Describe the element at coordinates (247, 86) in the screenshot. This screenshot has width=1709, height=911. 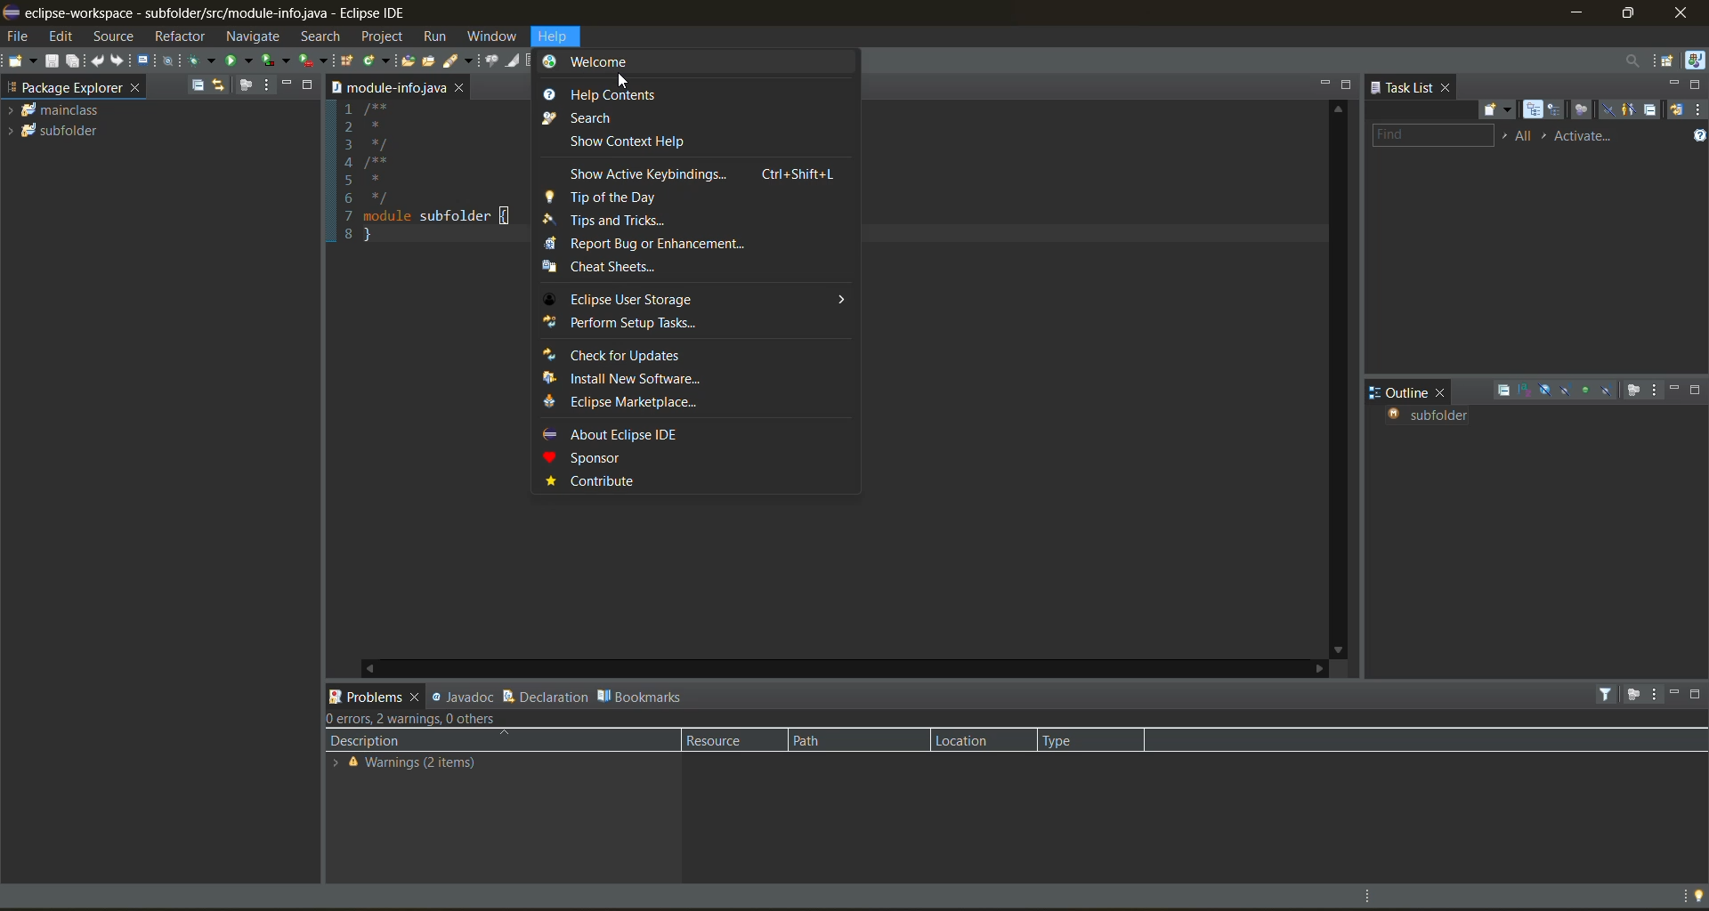
I see `focus on active task` at that location.